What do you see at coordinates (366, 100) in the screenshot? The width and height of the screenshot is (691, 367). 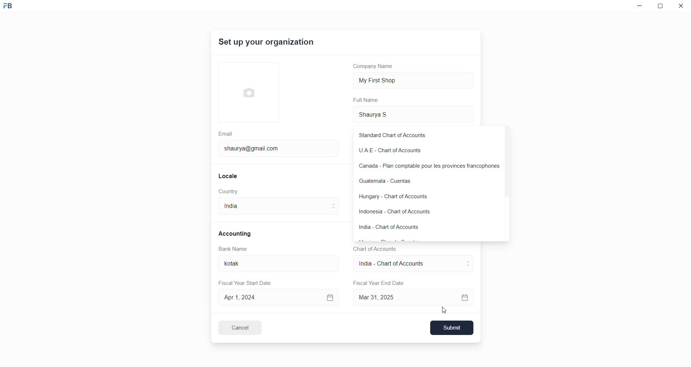 I see `Full Name` at bounding box center [366, 100].